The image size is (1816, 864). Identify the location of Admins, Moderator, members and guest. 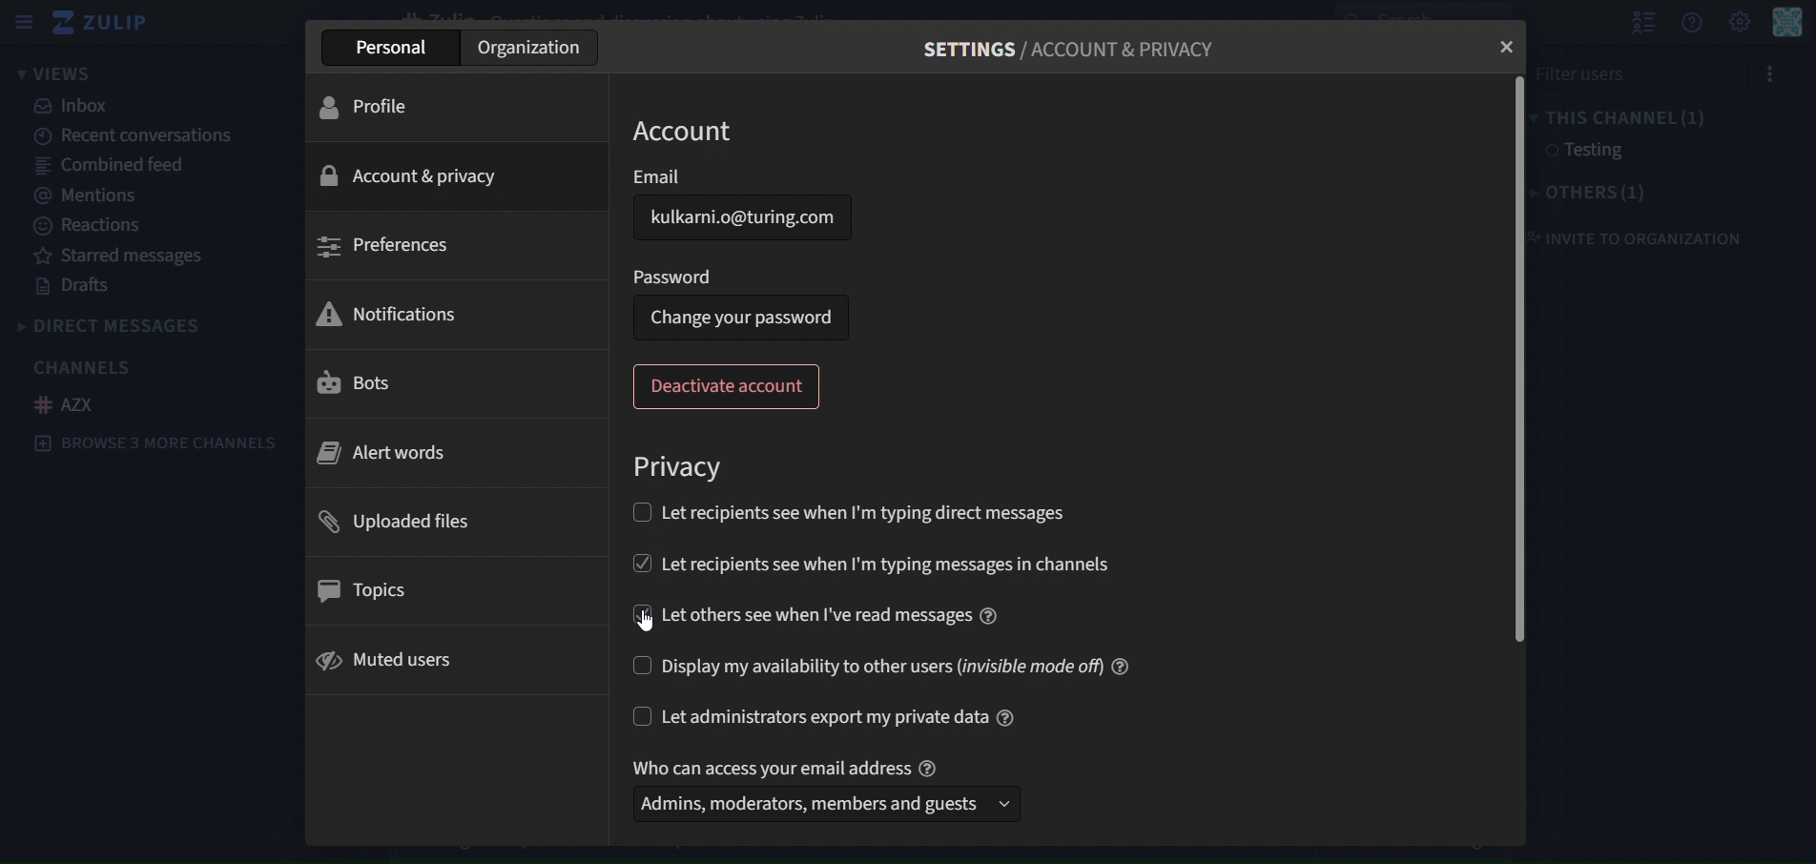
(819, 808).